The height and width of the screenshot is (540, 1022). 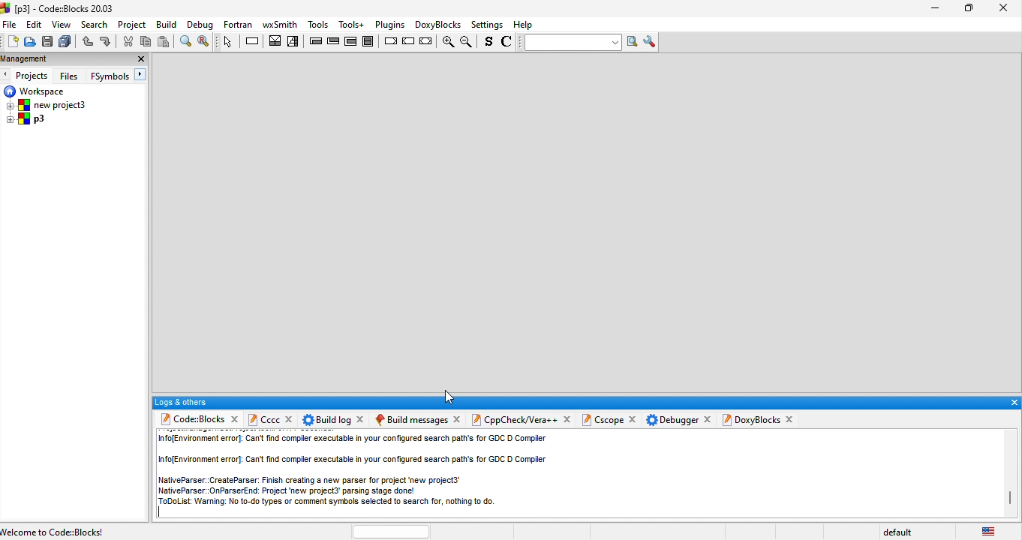 I want to click on doxyblocks, so click(x=752, y=419).